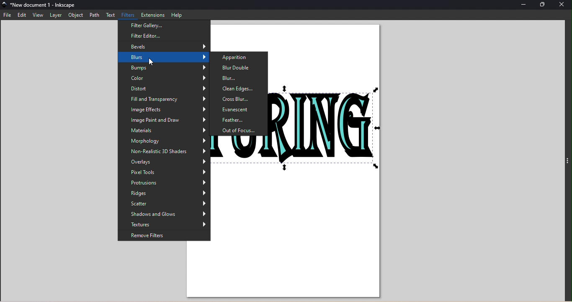 The height and width of the screenshot is (302, 572). I want to click on Blur, so click(237, 77).